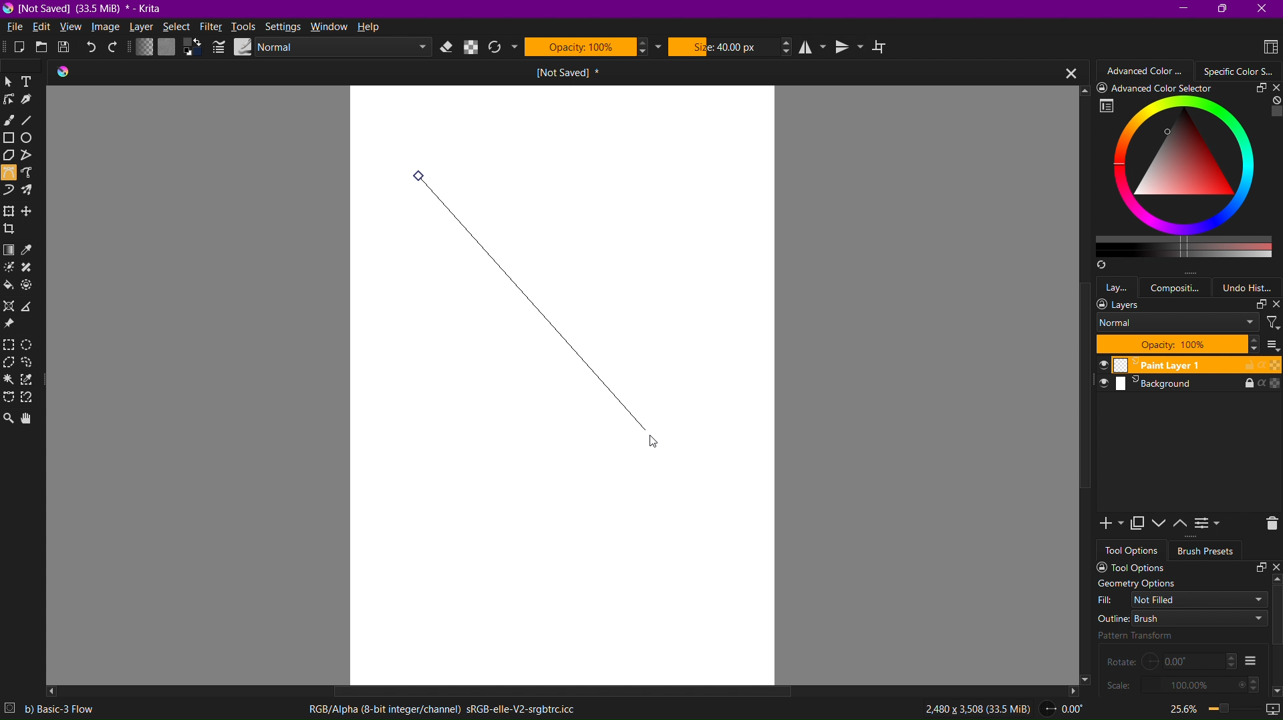 The image size is (1283, 720). Describe the element at coordinates (1177, 344) in the screenshot. I see `Layer Opacity` at that location.